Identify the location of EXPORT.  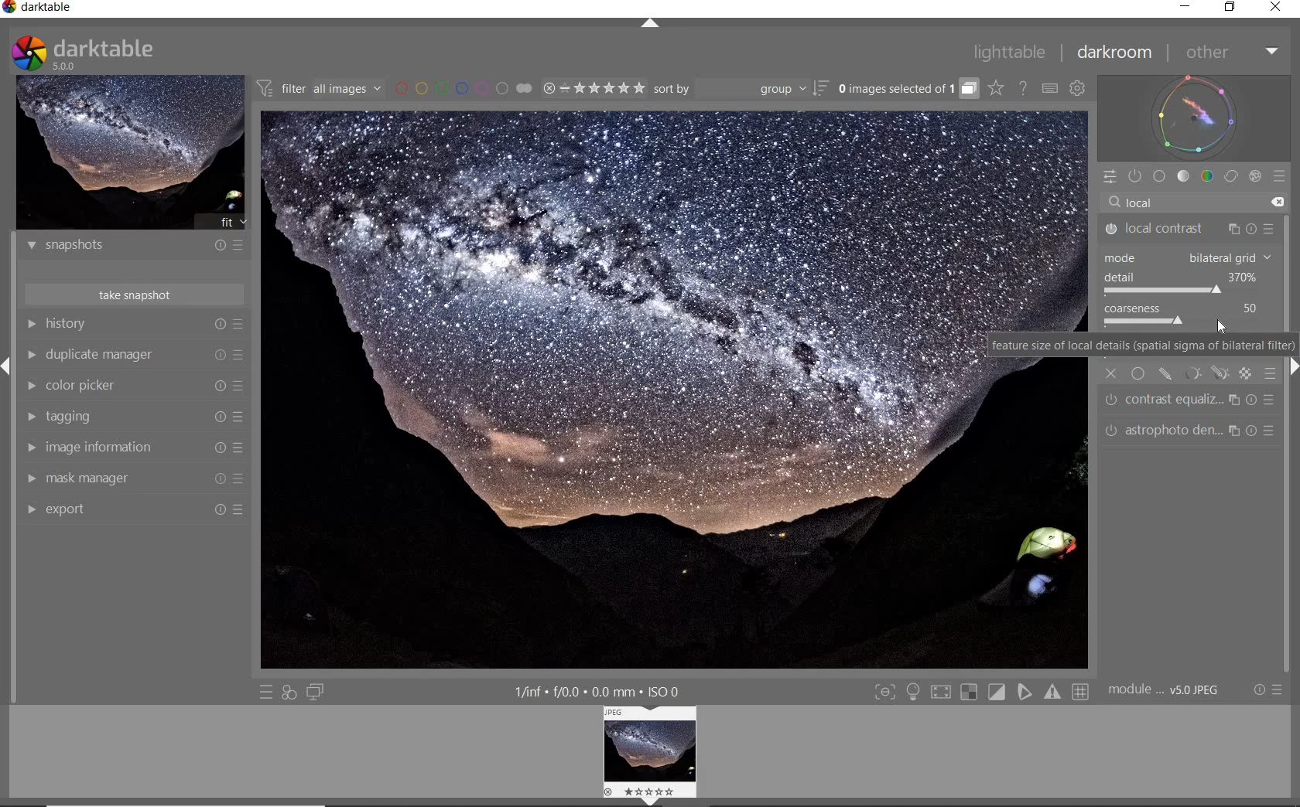
(30, 511).